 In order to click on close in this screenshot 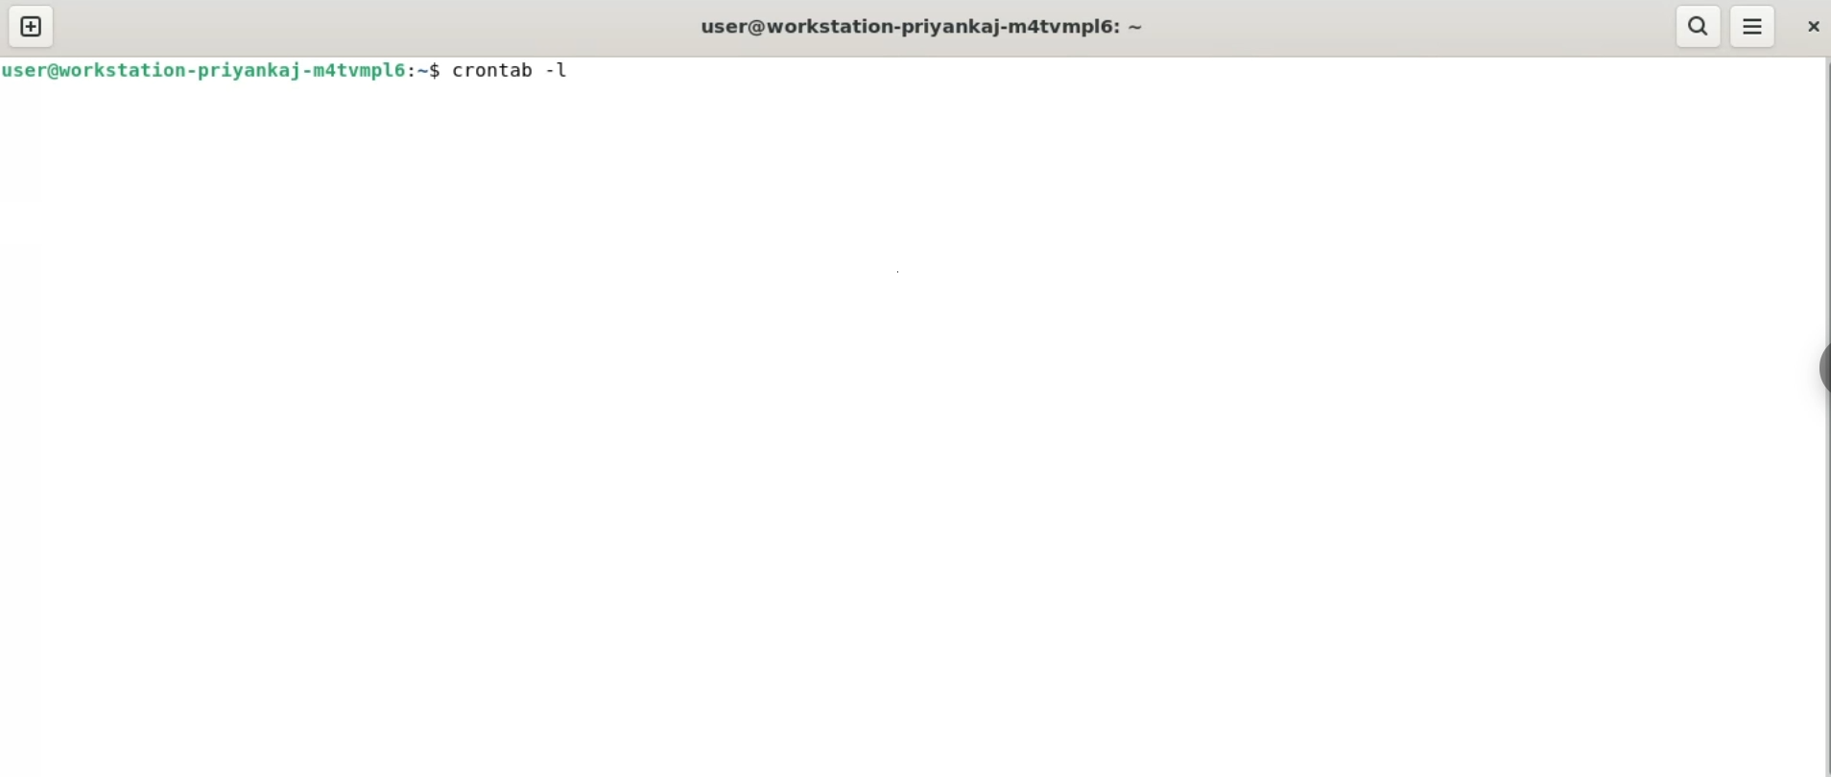, I will do `click(1815, 29)`.